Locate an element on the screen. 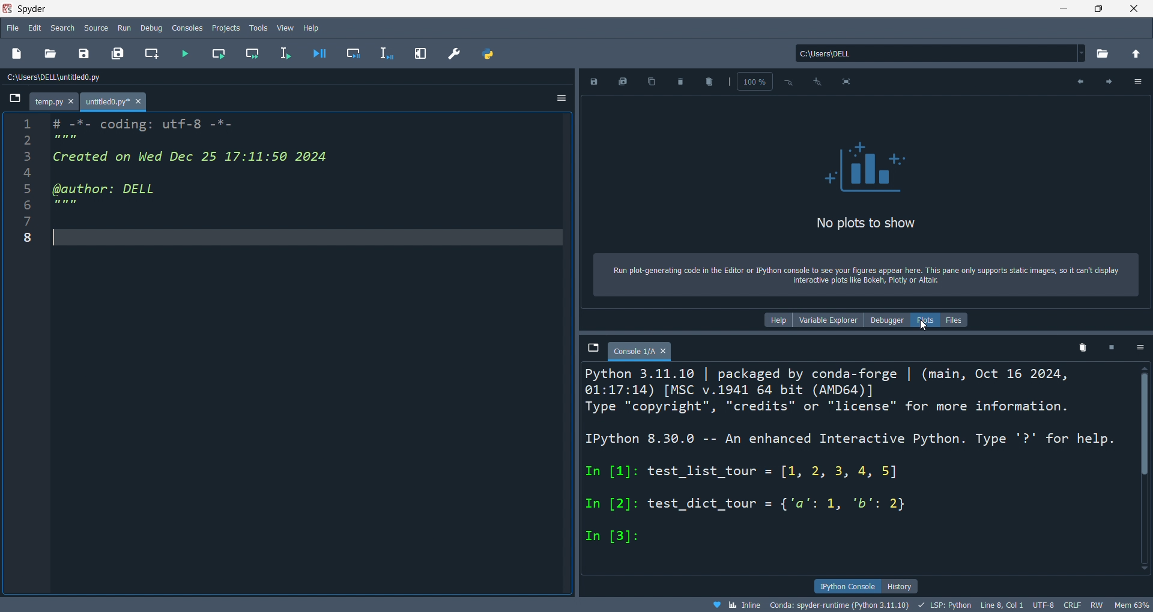 The height and width of the screenshot is (612, 1153). run line is located at coordinates (286, 55).